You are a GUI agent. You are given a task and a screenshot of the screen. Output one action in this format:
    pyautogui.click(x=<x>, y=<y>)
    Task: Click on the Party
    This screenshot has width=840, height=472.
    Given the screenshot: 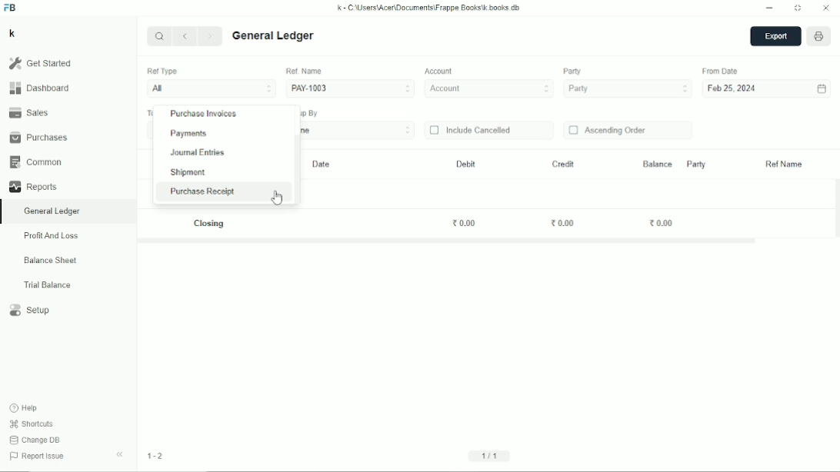 What is the action you would take?
    pyautogui.click(x=628, y=89)
    